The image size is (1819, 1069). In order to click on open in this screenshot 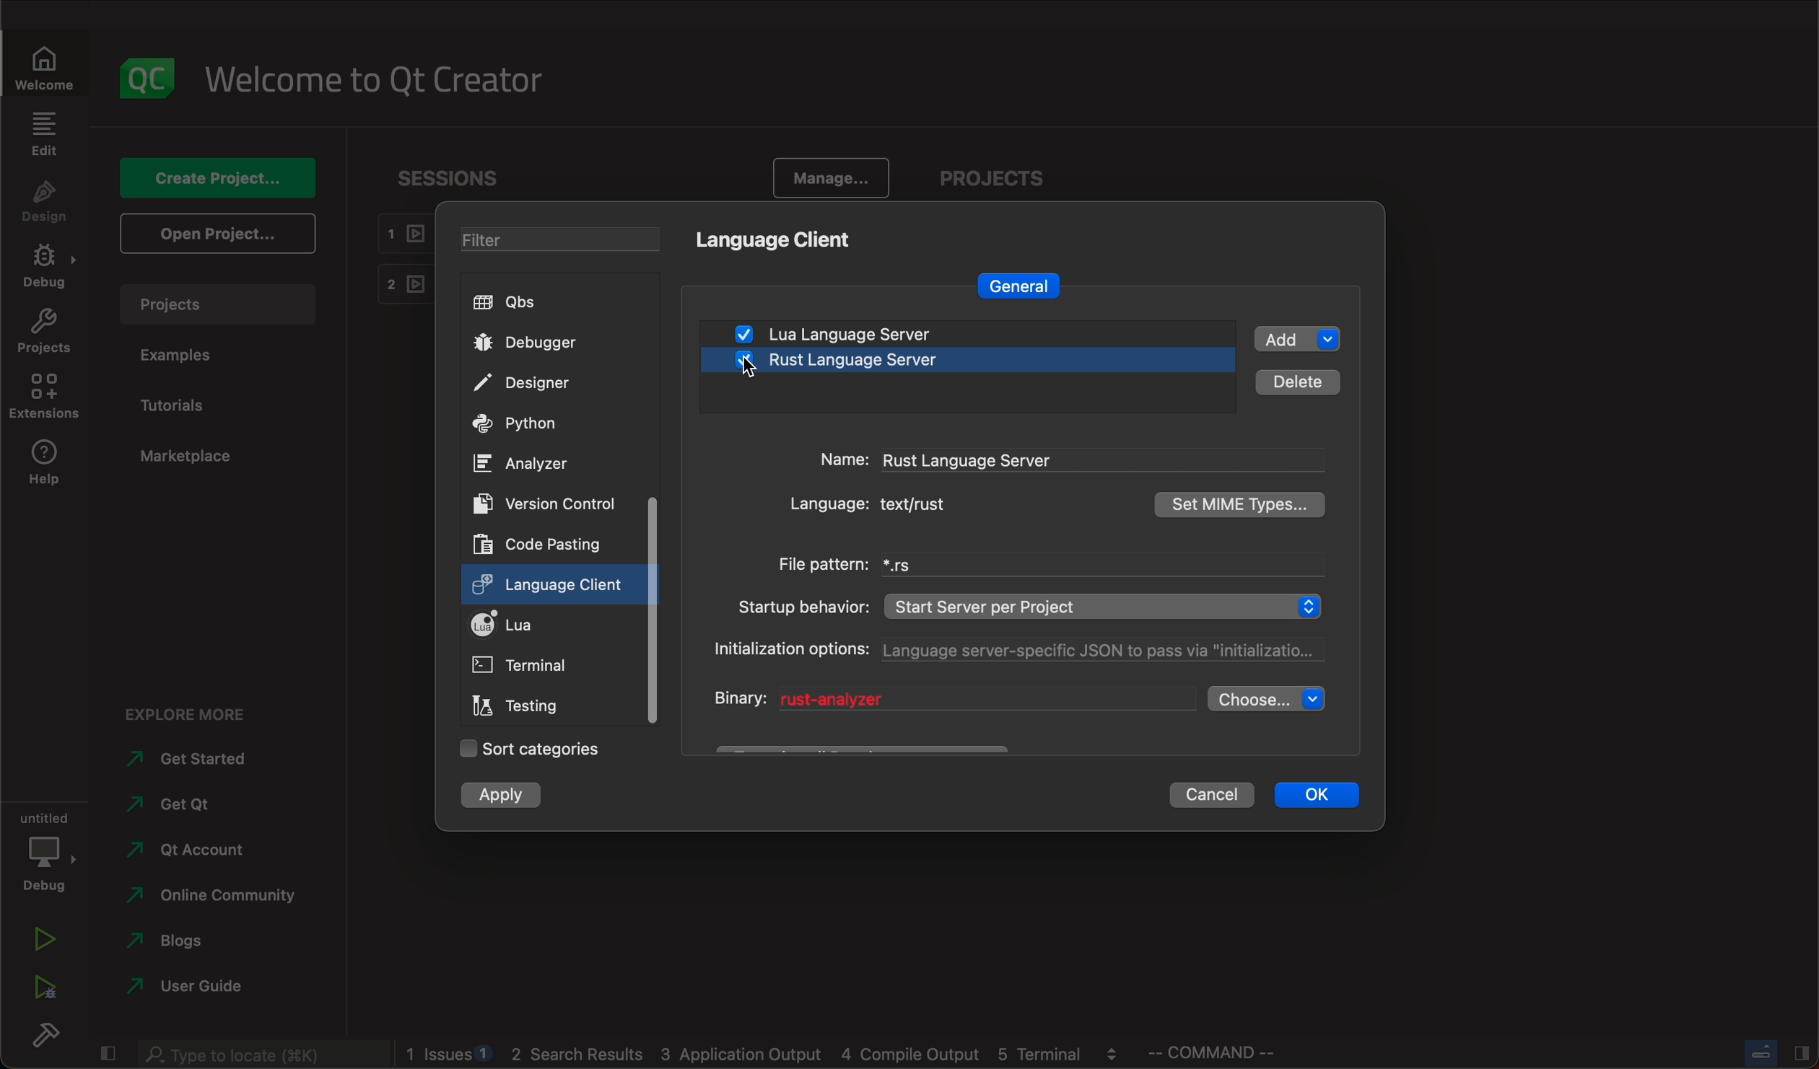, I will do `click(217, 232)`.